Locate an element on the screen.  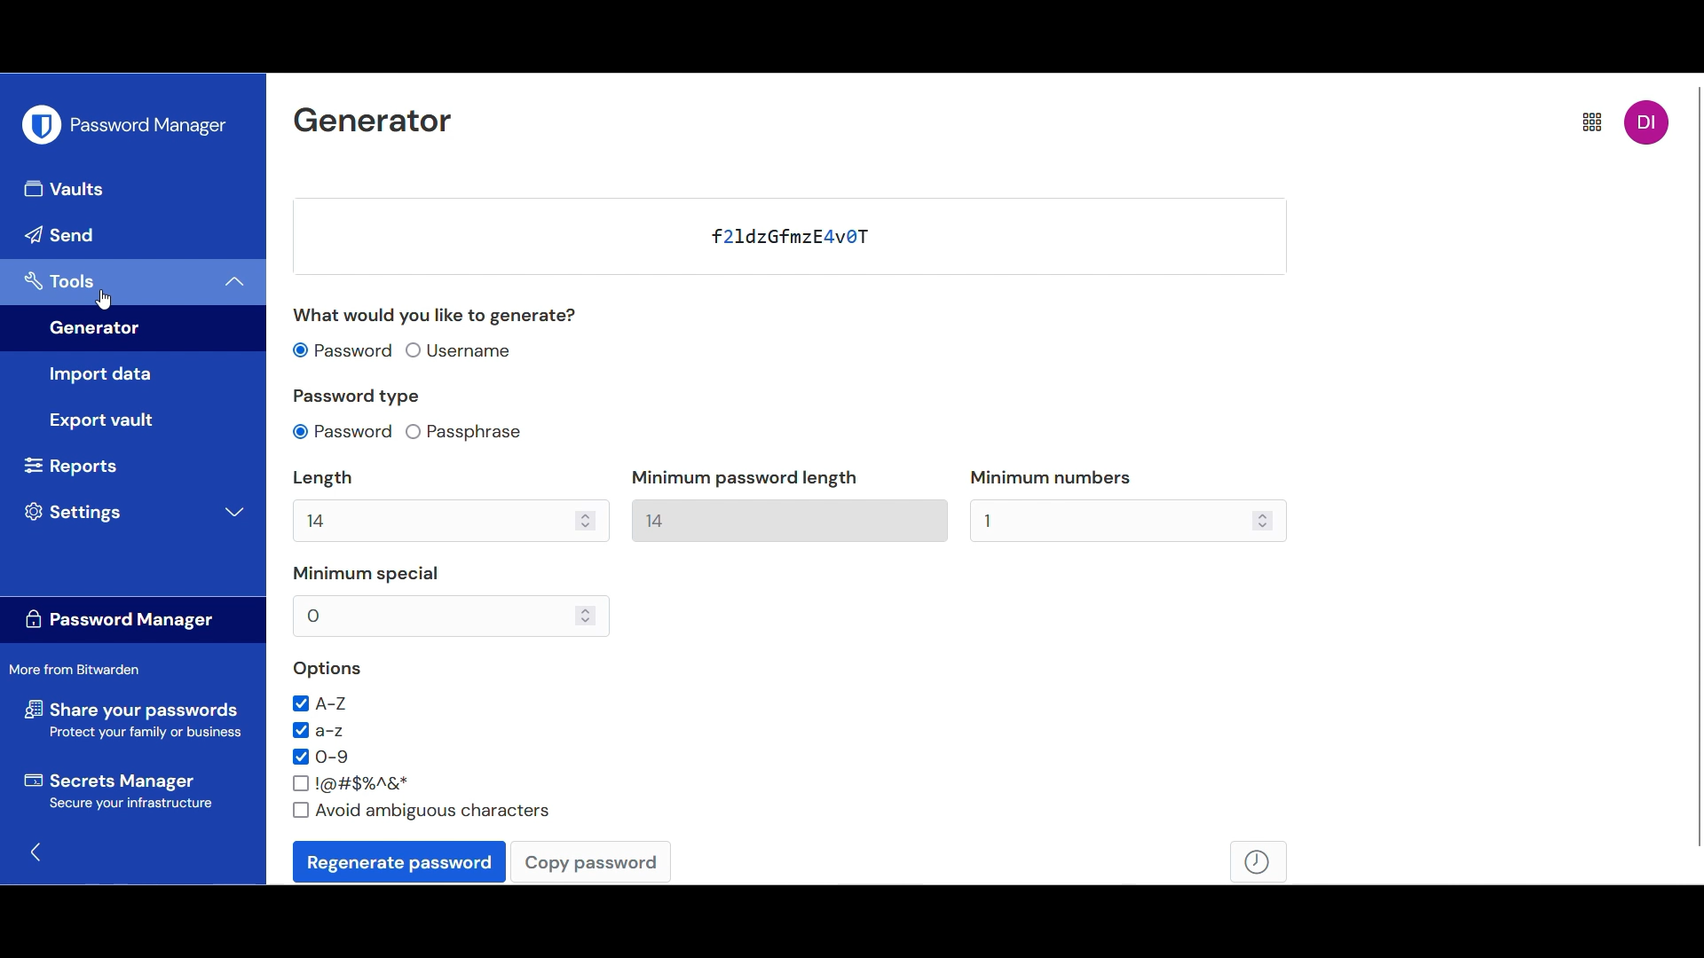
Cursor is located at coordinates (104, 300).